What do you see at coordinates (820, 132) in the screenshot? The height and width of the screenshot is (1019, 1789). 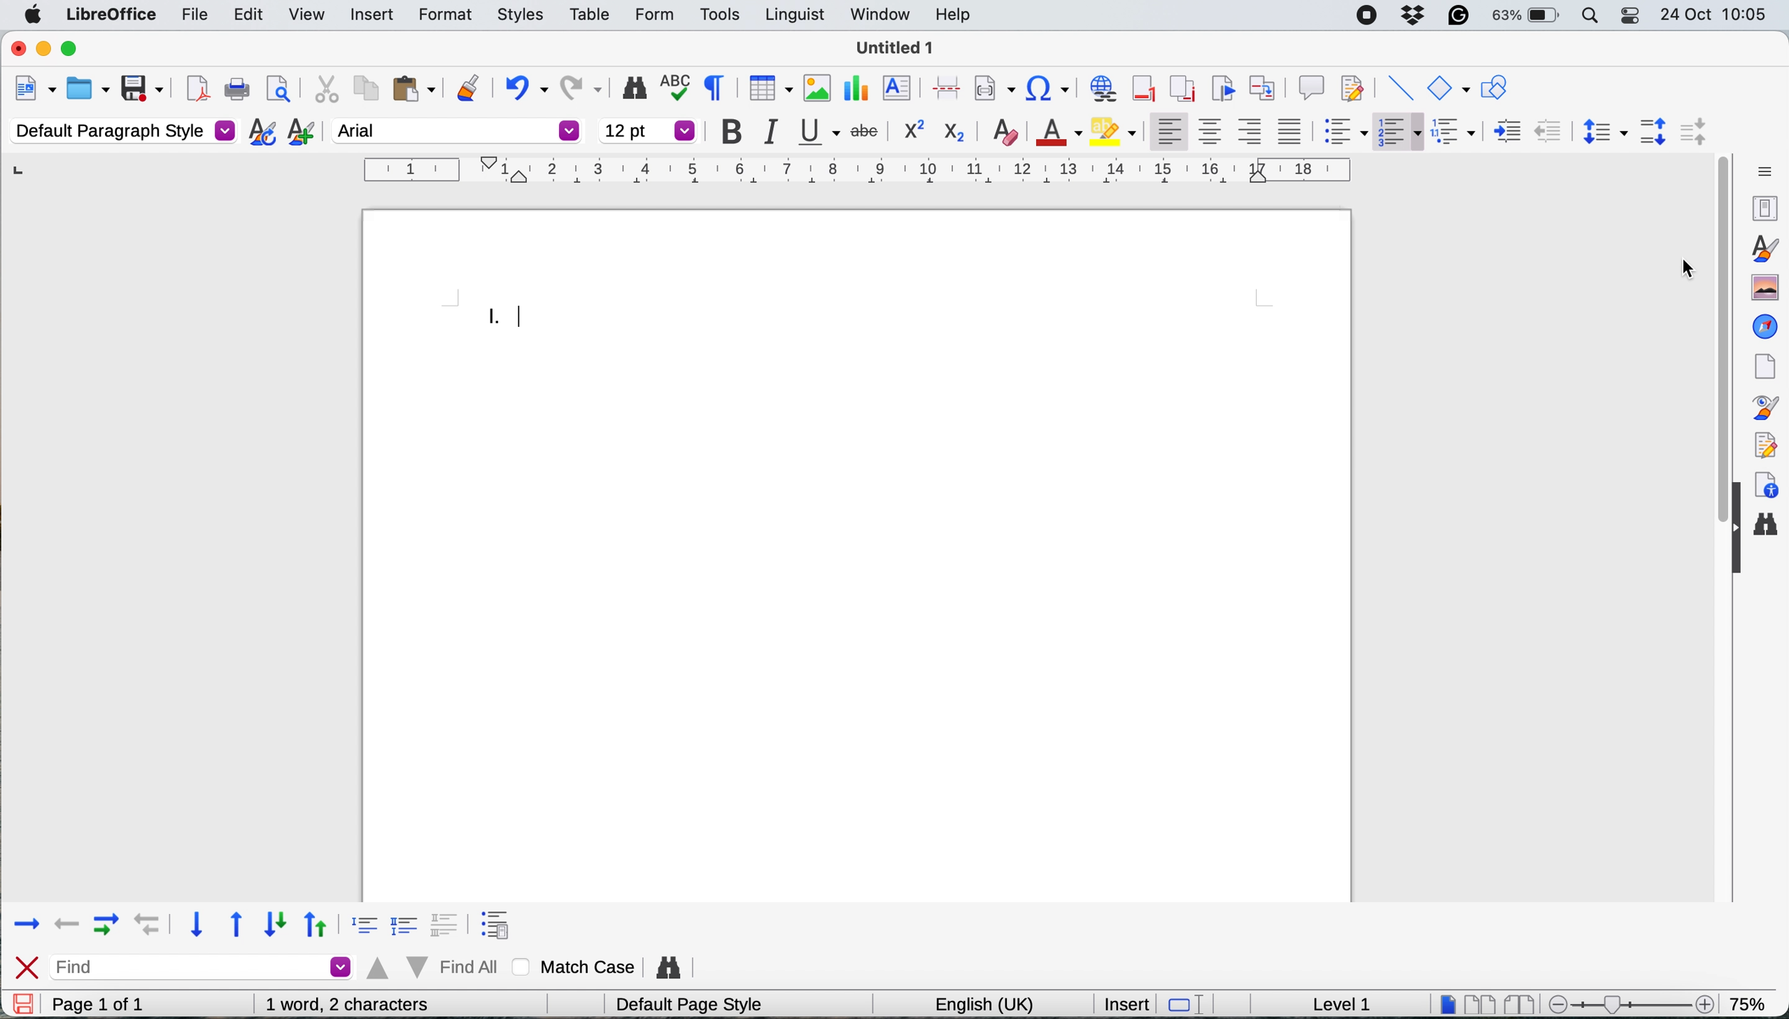 I see `underline` at bounding box center [820, 132].